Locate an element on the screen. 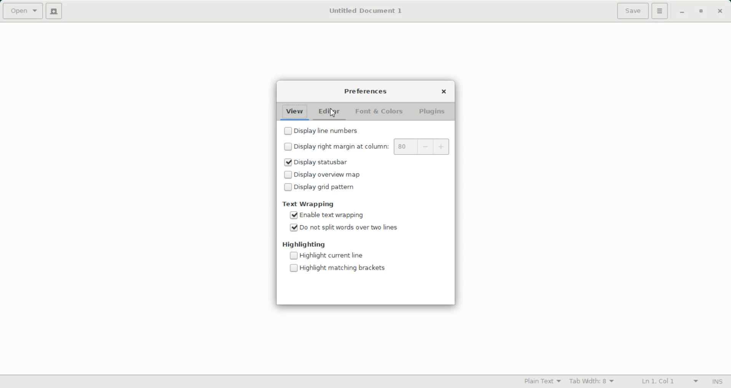 Image resolution: width=731 pixels, height=388 pixels. Maximize is located at coordinates (701, 11).